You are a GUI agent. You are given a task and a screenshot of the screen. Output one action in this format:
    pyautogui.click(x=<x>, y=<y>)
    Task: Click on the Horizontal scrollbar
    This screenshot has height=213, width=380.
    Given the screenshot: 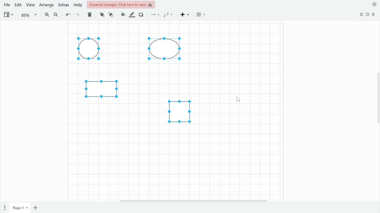 What is the action you would take?
    pyautogui.click(x=194, y=200)
    